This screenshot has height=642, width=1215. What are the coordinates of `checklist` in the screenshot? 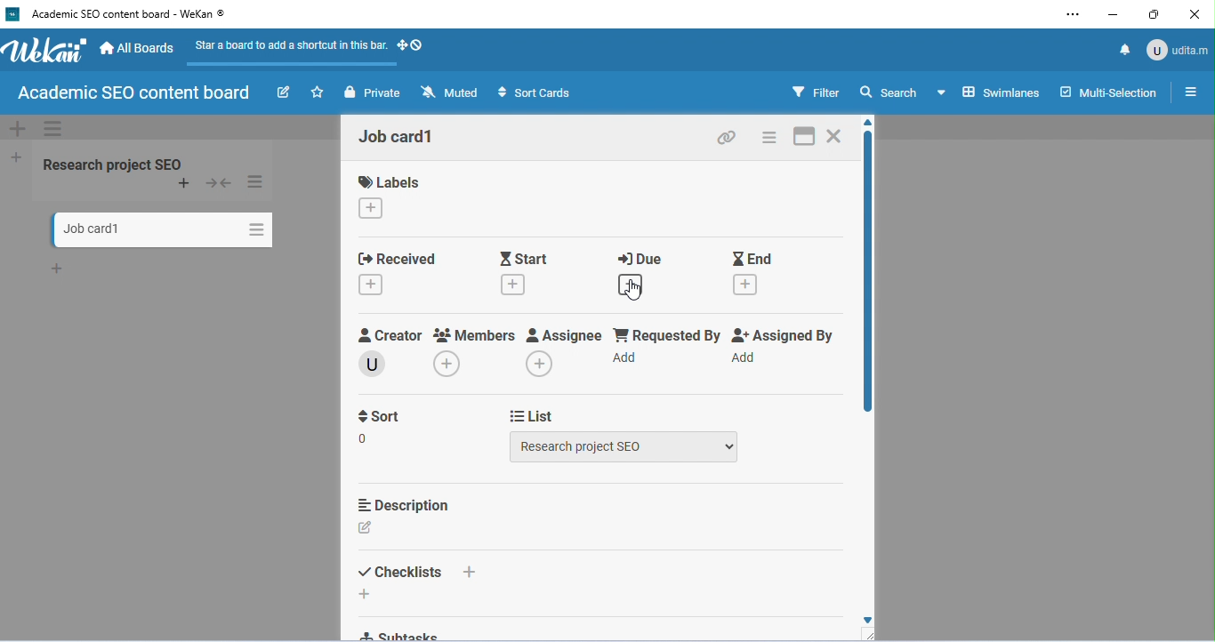 It's located at (399, 572).